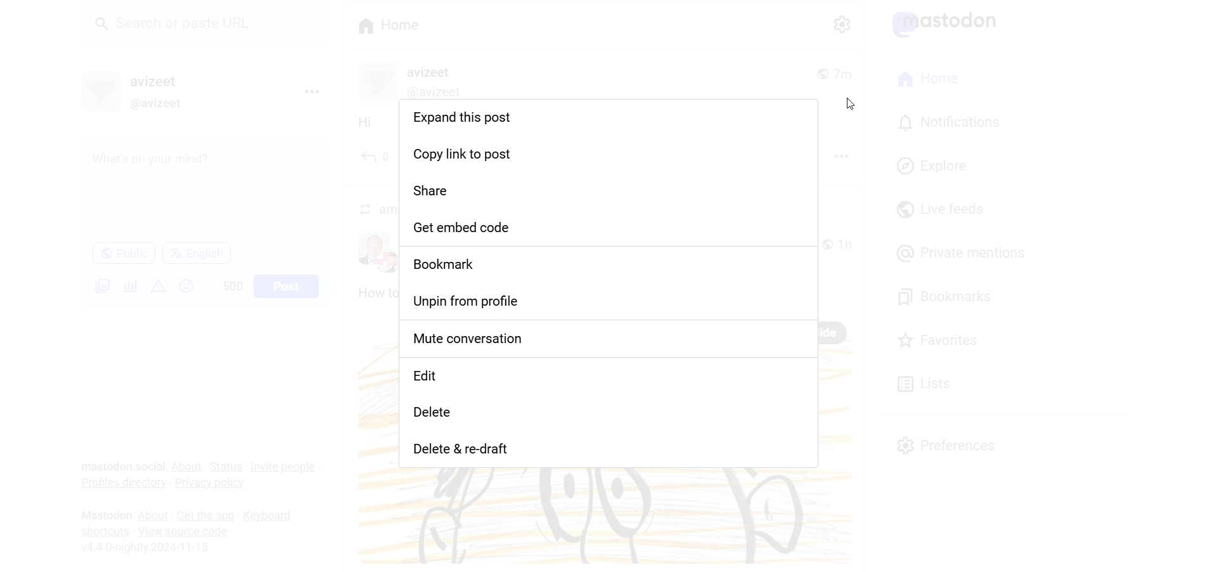  What do you see at coordinates (607, 120) in the screenshot?
I see `Expand this Post` at bounding box center [607, 120].